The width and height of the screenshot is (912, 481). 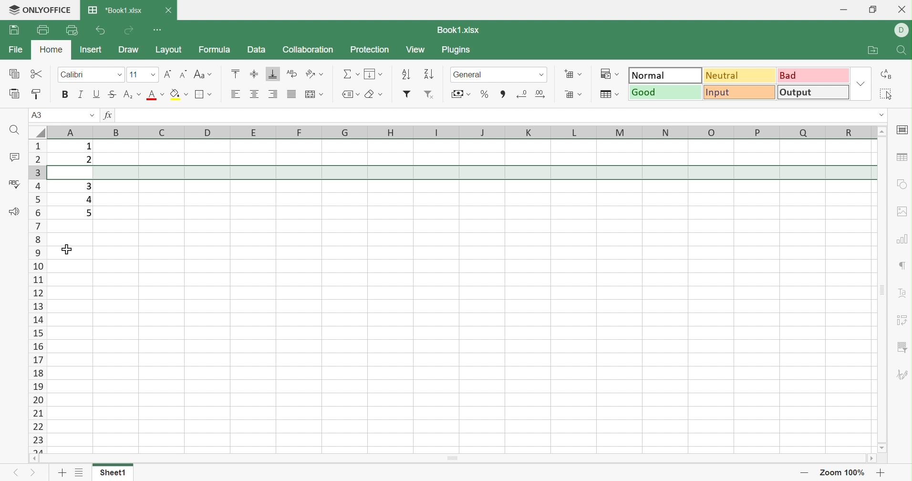 What do you see at coordinates (812, 76) in the screenshot?
I see `Bad` at bounding box center [812, 76].